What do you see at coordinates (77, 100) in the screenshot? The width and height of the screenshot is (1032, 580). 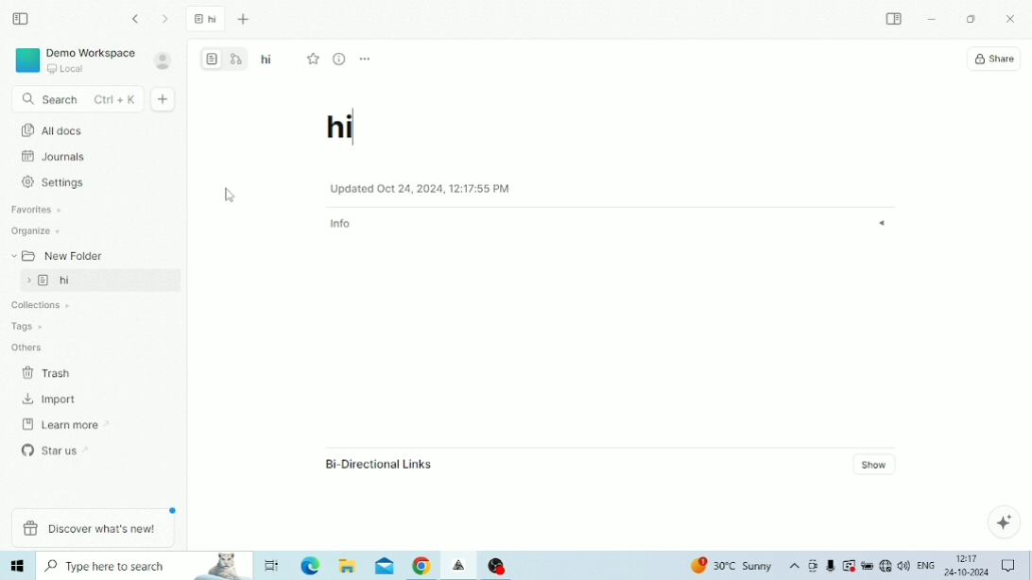 I see `Search` at bounding box center [77, 100].